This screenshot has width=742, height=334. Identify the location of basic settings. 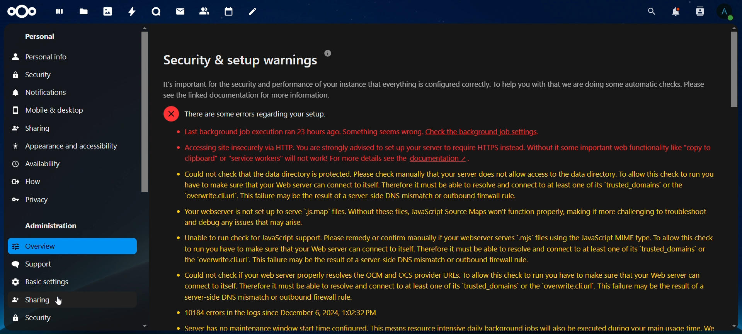
(48, 282).